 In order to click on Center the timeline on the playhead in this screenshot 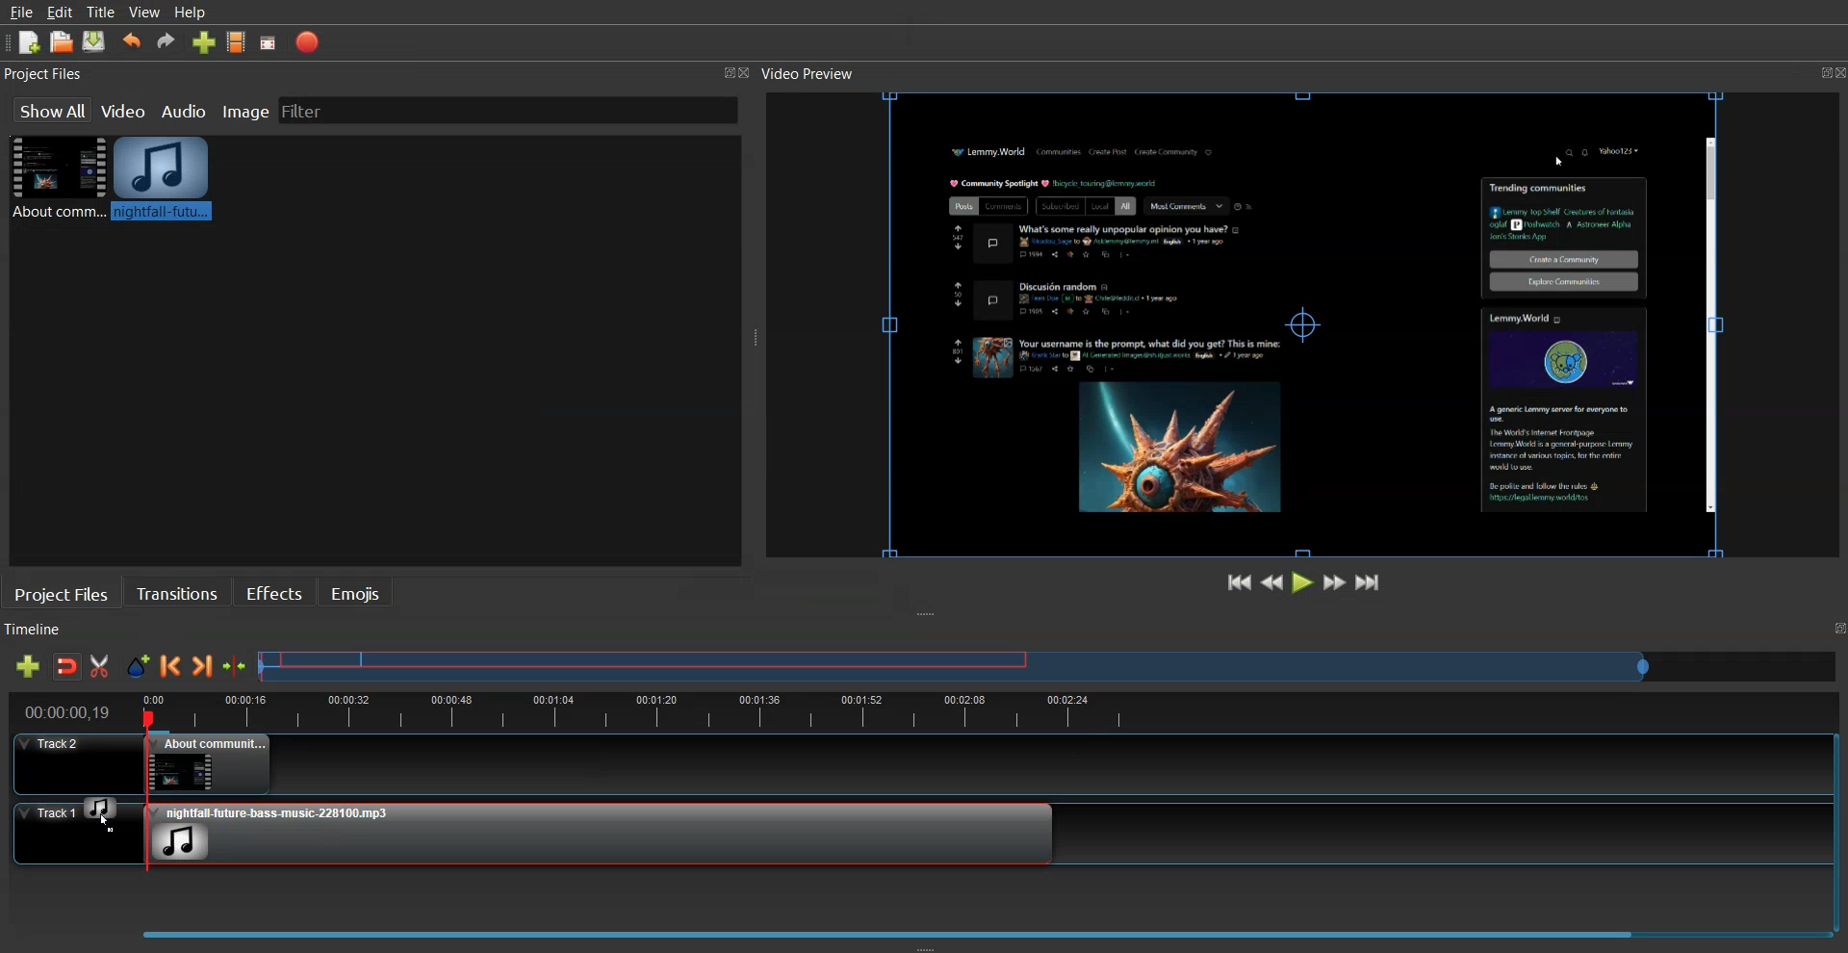, I will do `click(236, 666)`.